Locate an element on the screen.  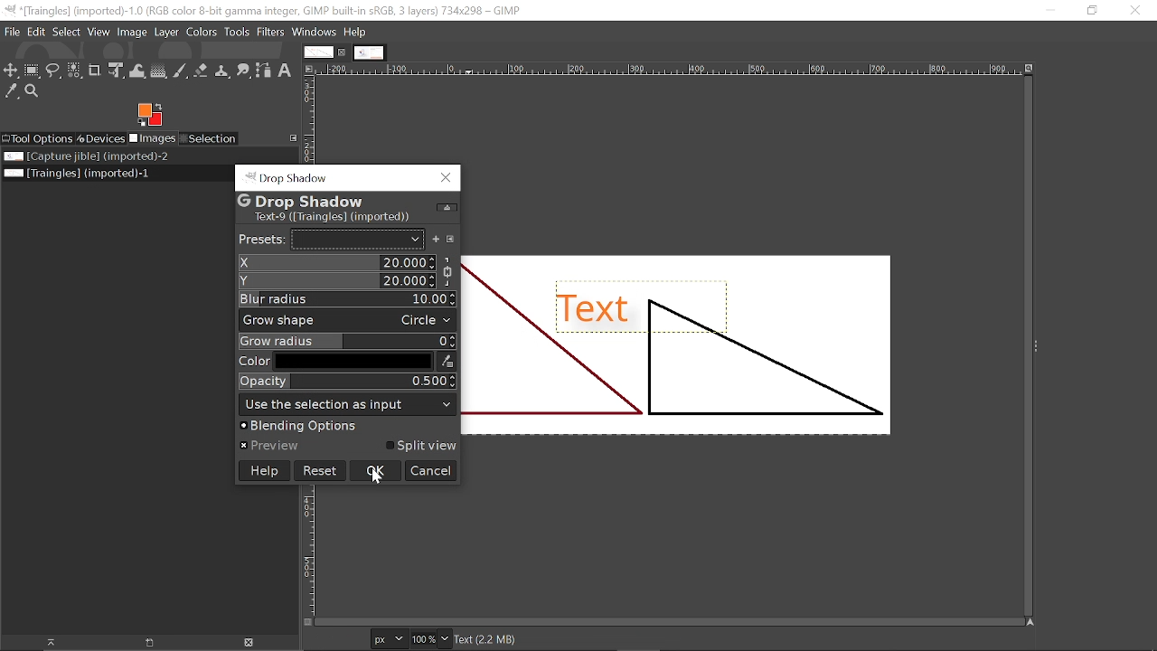
Horizontal shadow effect is located at coordinates (337, 263).